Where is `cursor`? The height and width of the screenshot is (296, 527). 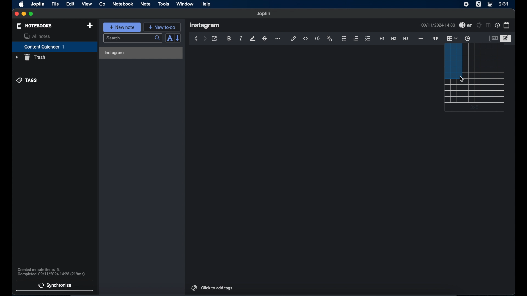 cursor is located at coordinates (462, 79).